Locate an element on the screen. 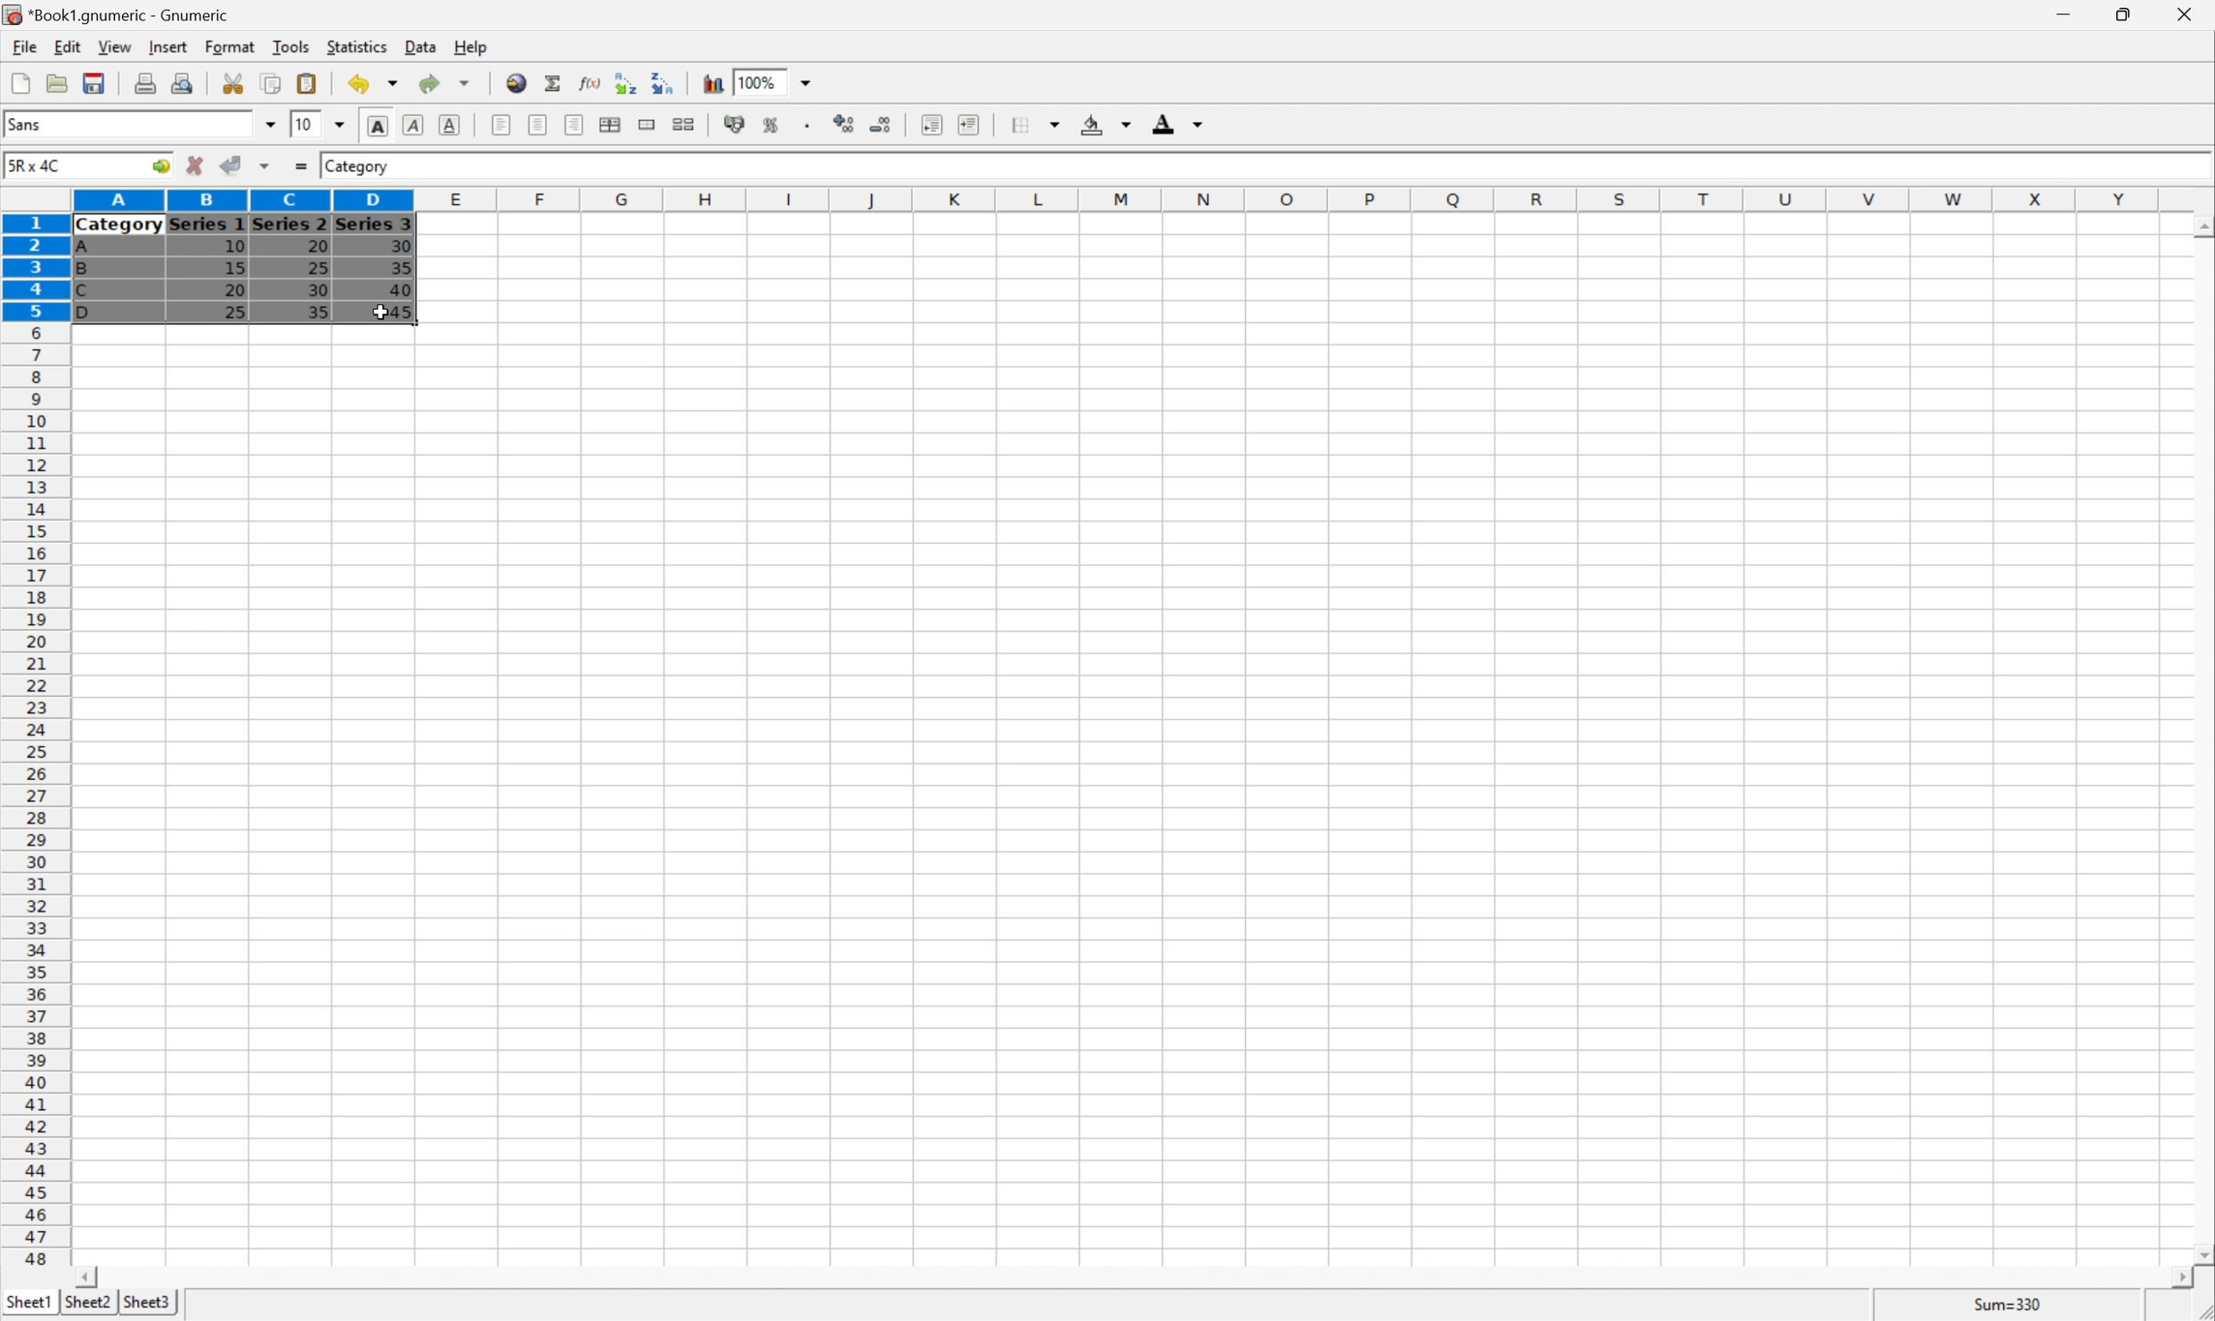 This screenshot has width=2215, height=1321. Data is located at coordinates (422, 45).